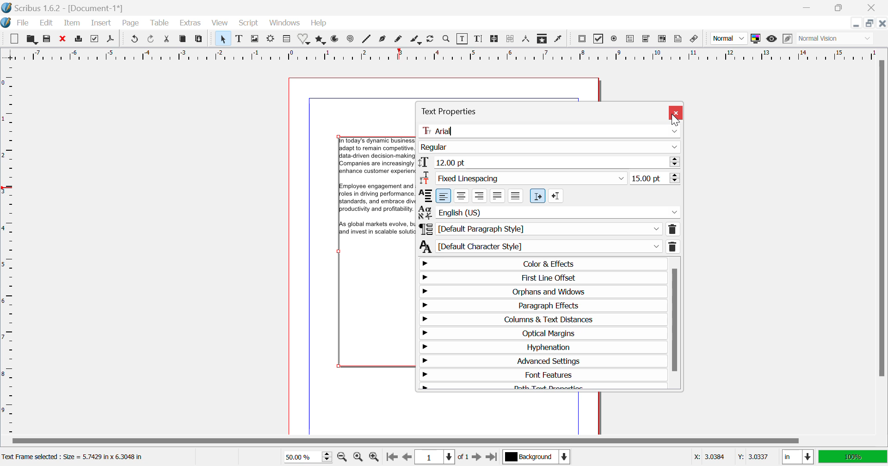 Image resolution: width=888 pixels, height=466 pixels. I want to click on Help, so click(319, 23).